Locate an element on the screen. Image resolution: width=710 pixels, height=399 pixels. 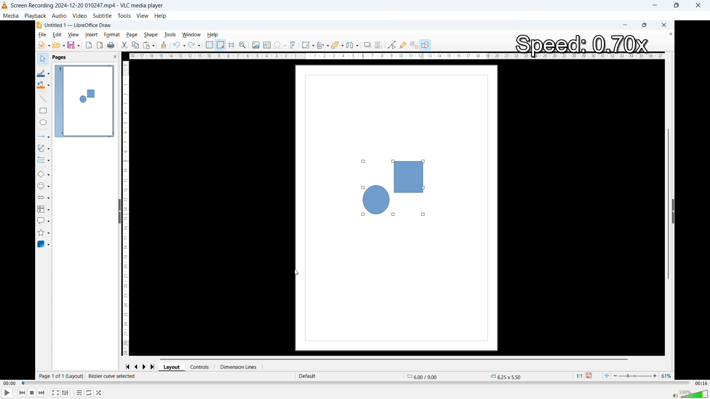
Toggle playlist  is located at coordinates (79, 392).